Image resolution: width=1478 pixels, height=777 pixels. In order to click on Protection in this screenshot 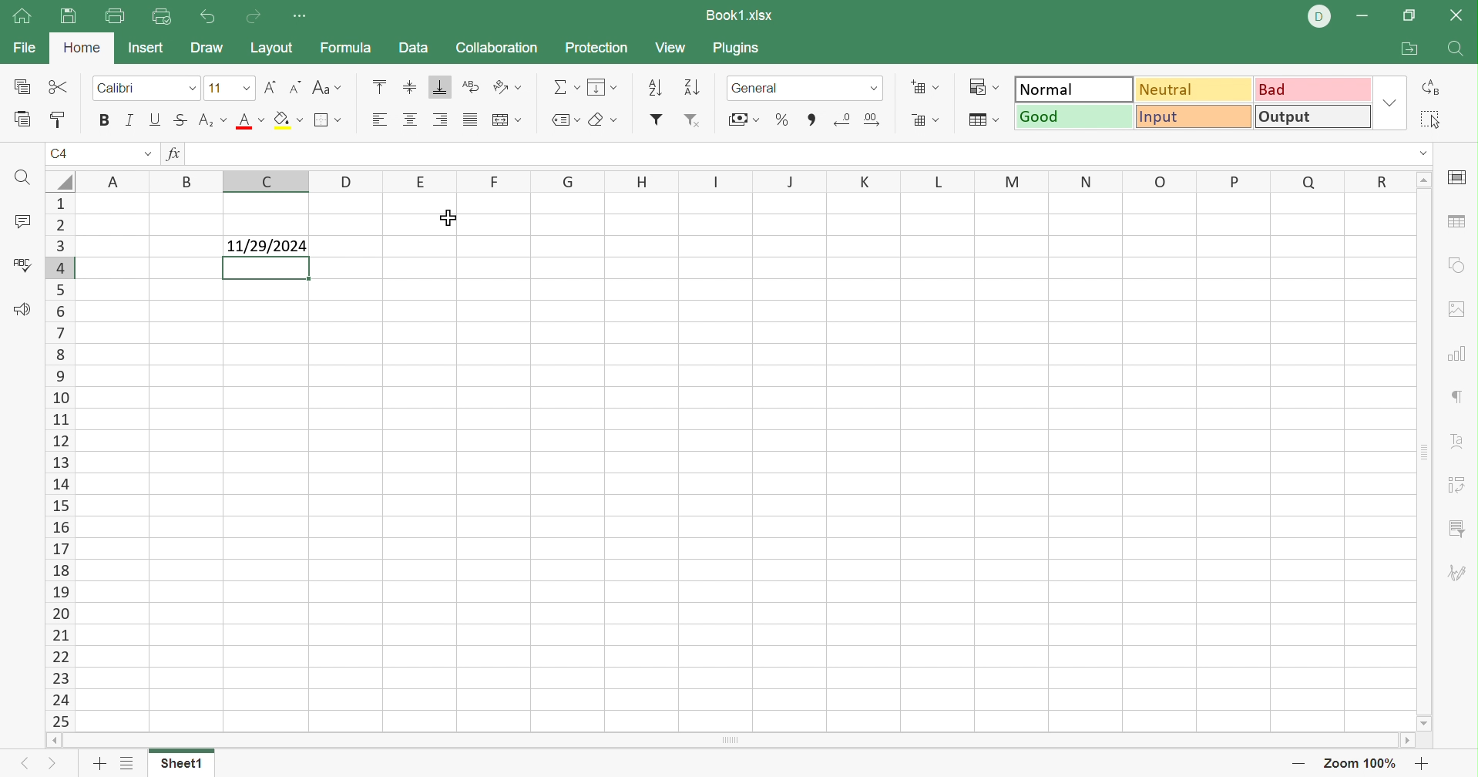, I will do `click(598, 49)`.